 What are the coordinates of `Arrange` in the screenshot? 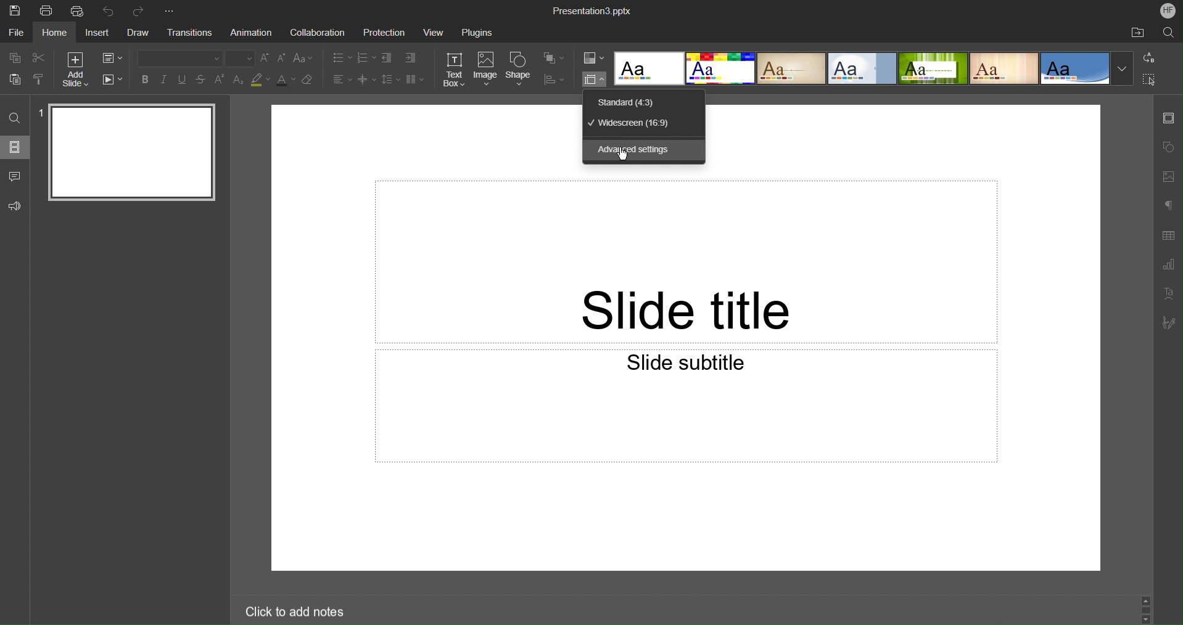 It's located at (553, 59).